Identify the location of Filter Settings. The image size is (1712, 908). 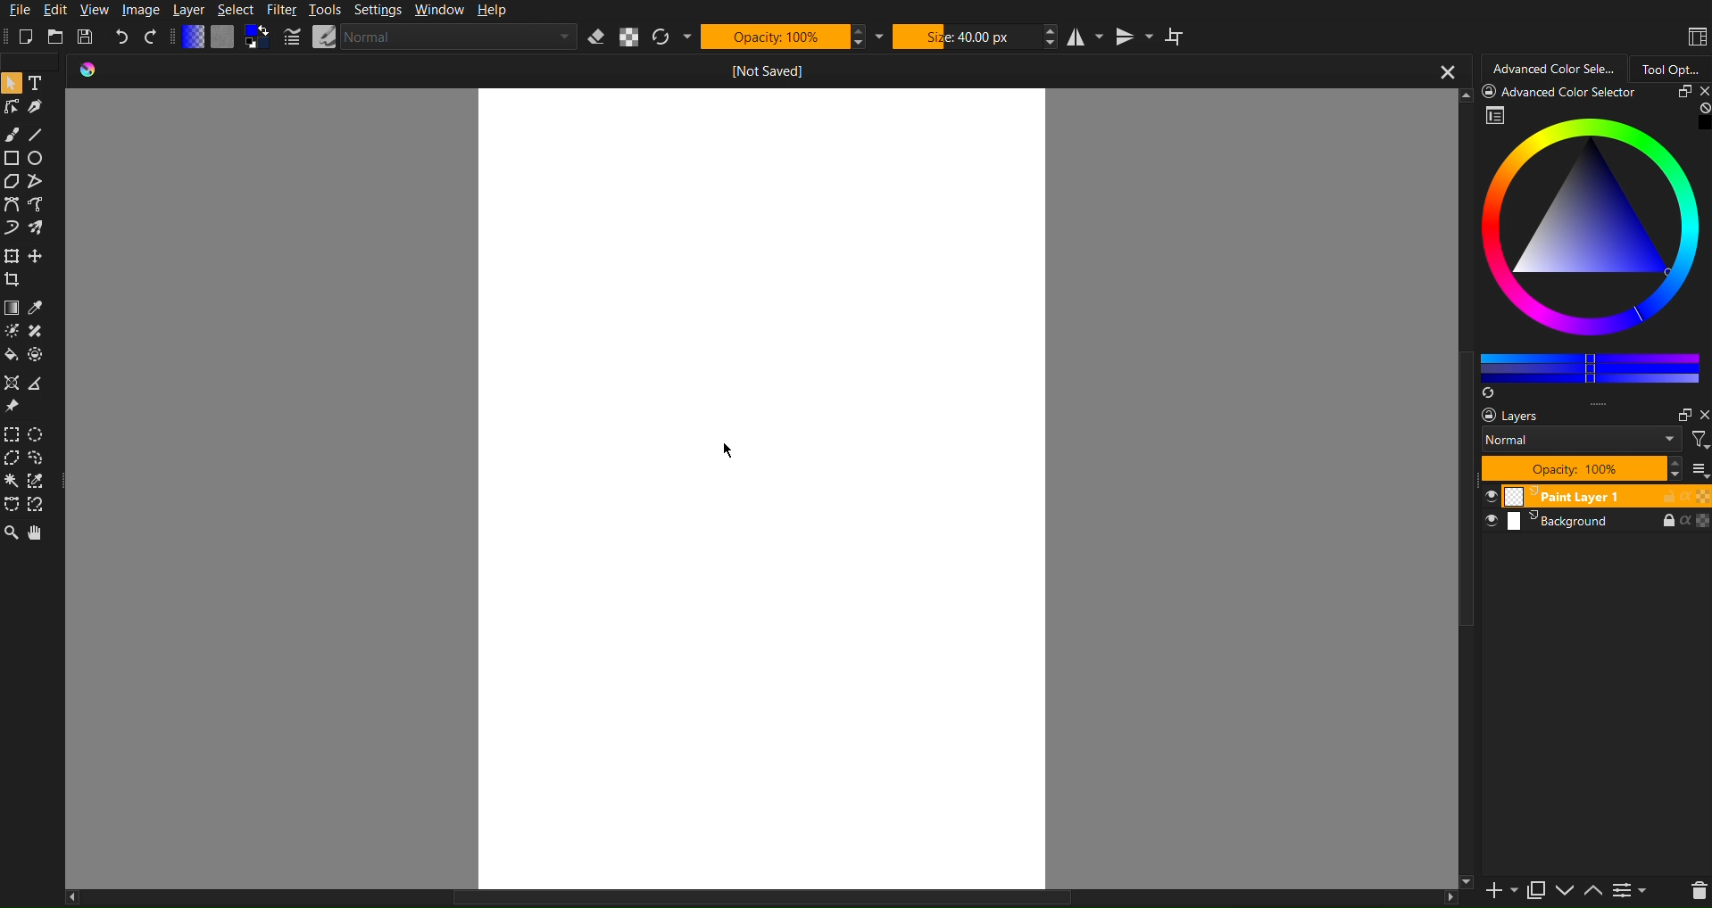
(1629, 890).